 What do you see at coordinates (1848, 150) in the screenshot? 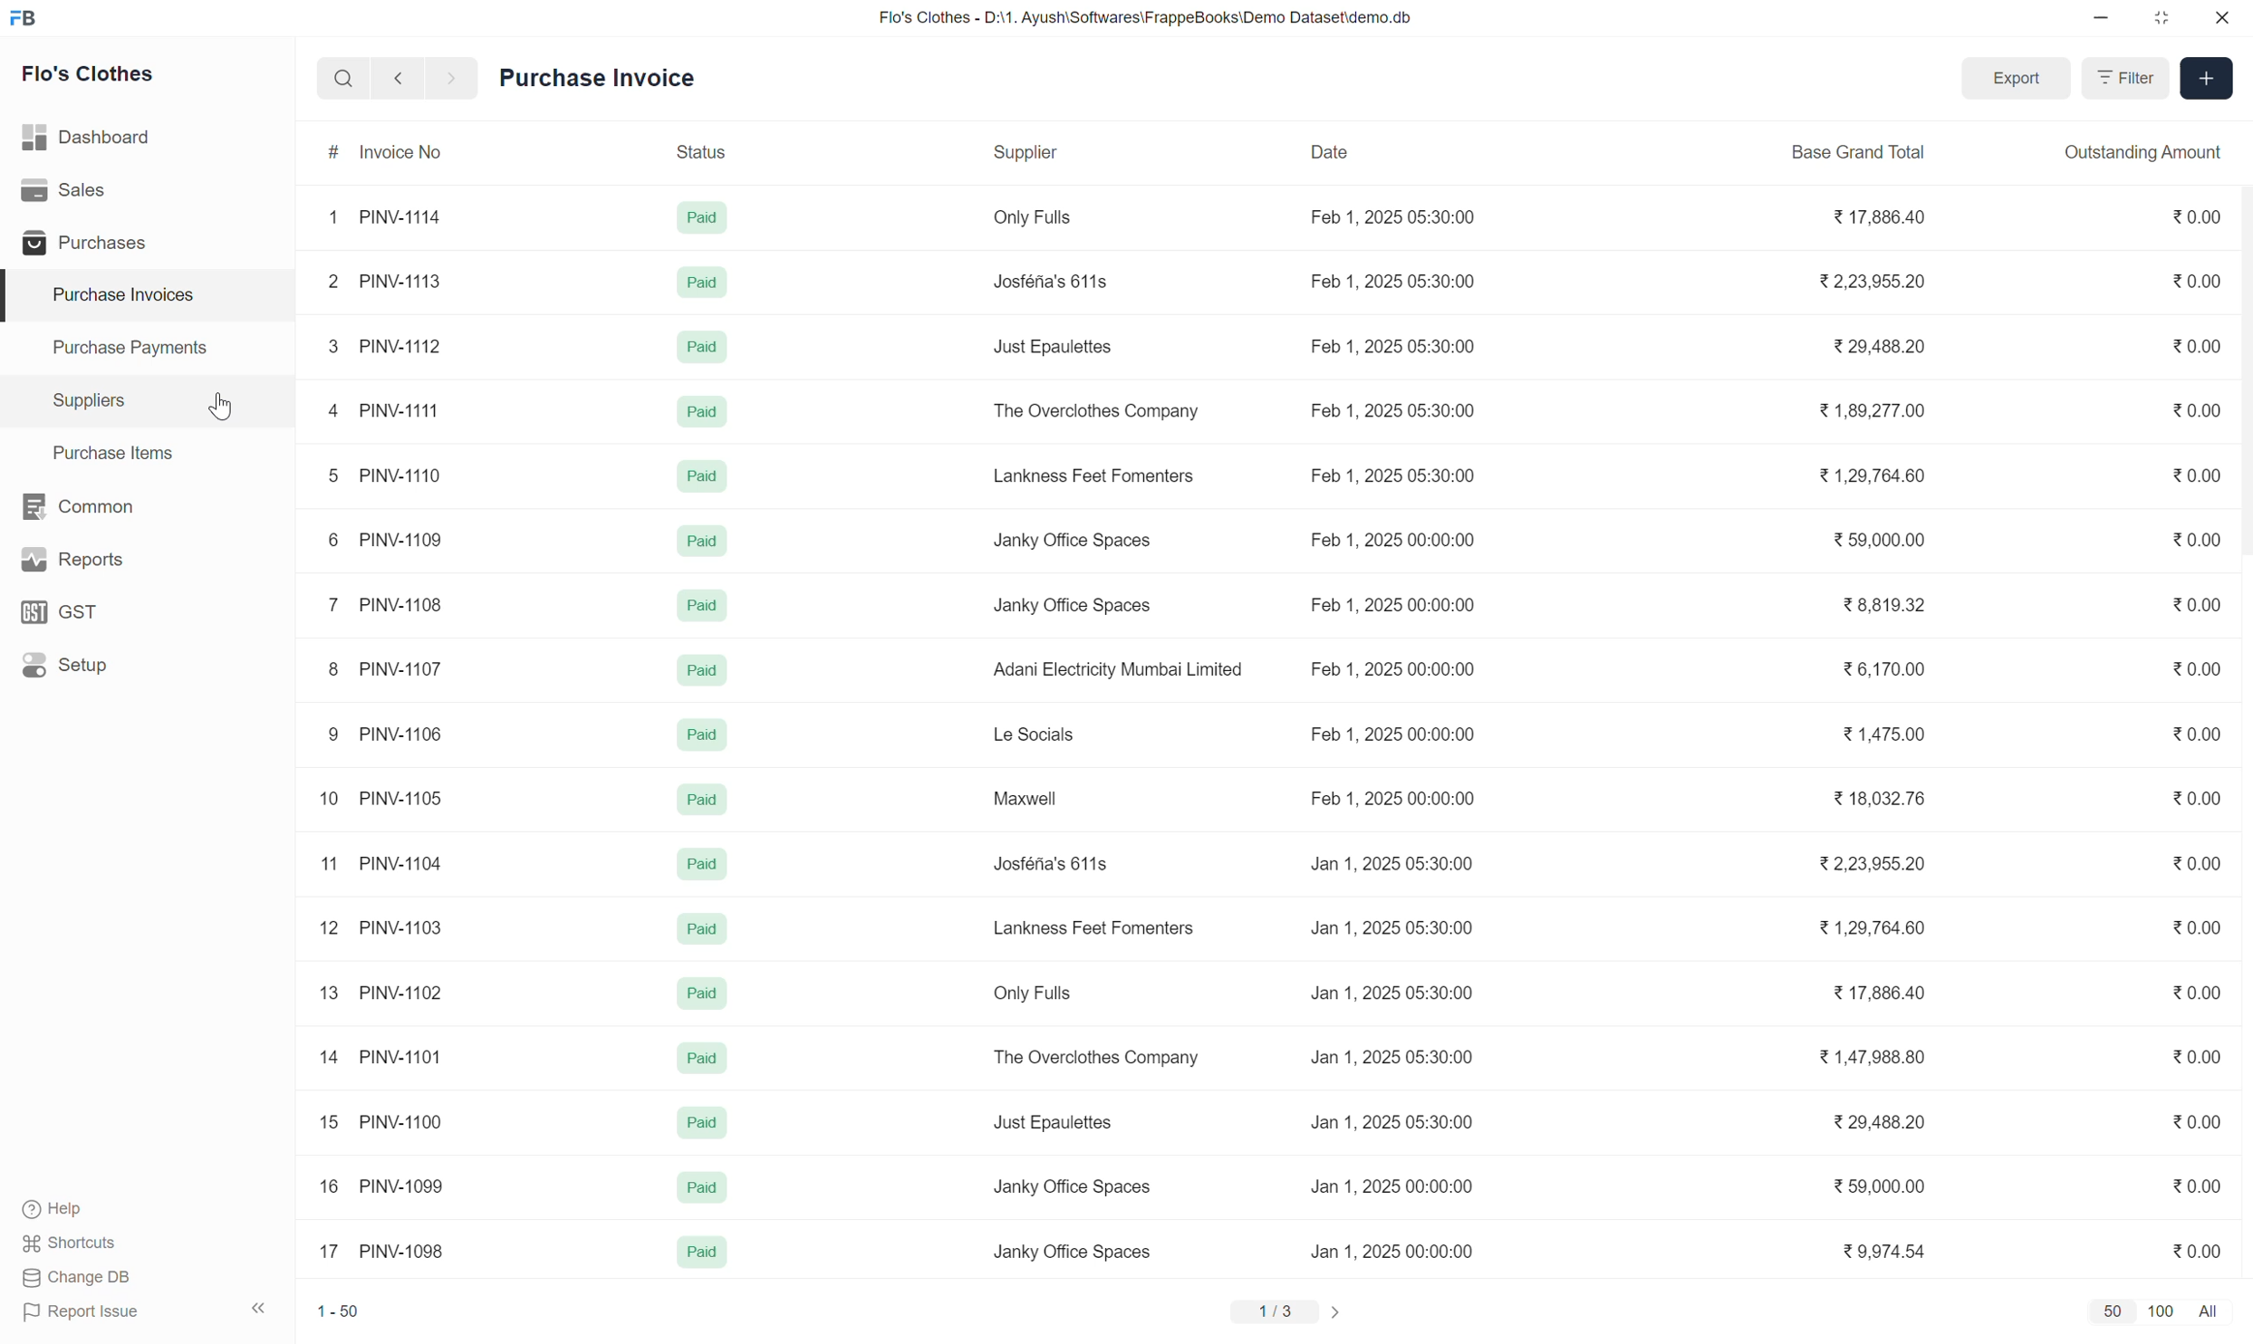
I see `Base Grand Total` at bounding box center [1848, 150].